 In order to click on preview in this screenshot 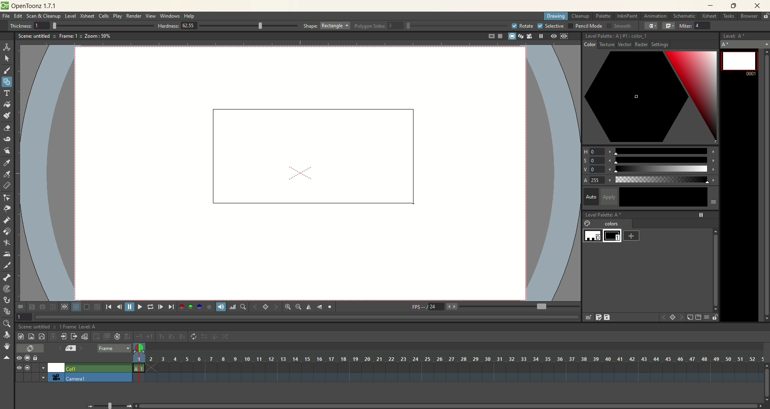, I will do `click(552, 36)`.